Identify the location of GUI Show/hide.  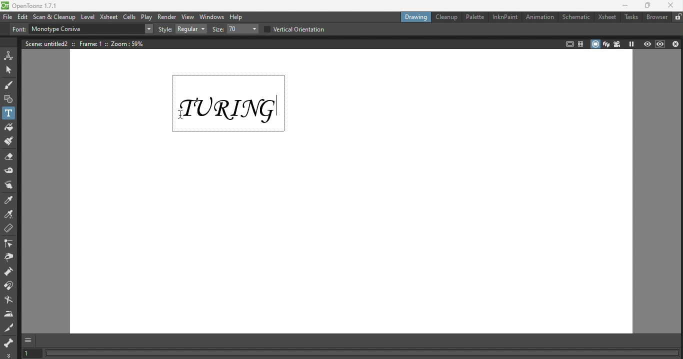
(28, 339).